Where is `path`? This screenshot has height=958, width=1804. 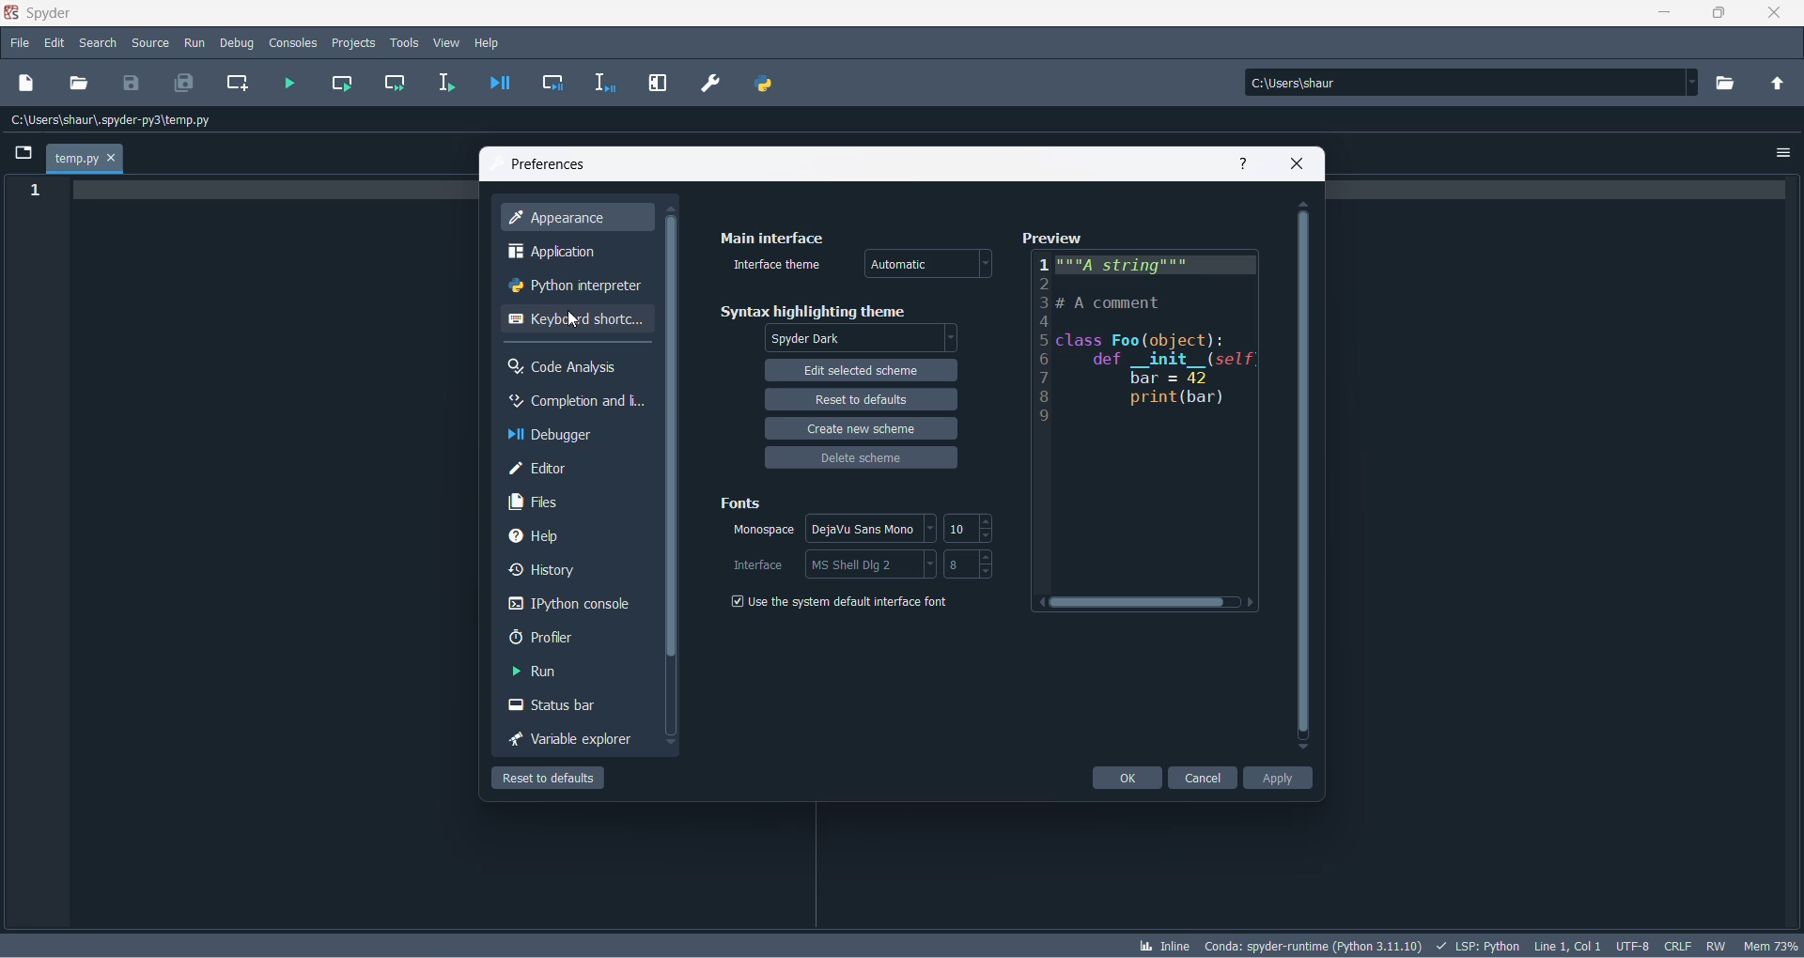
path is located at coordinates (1463, 84).